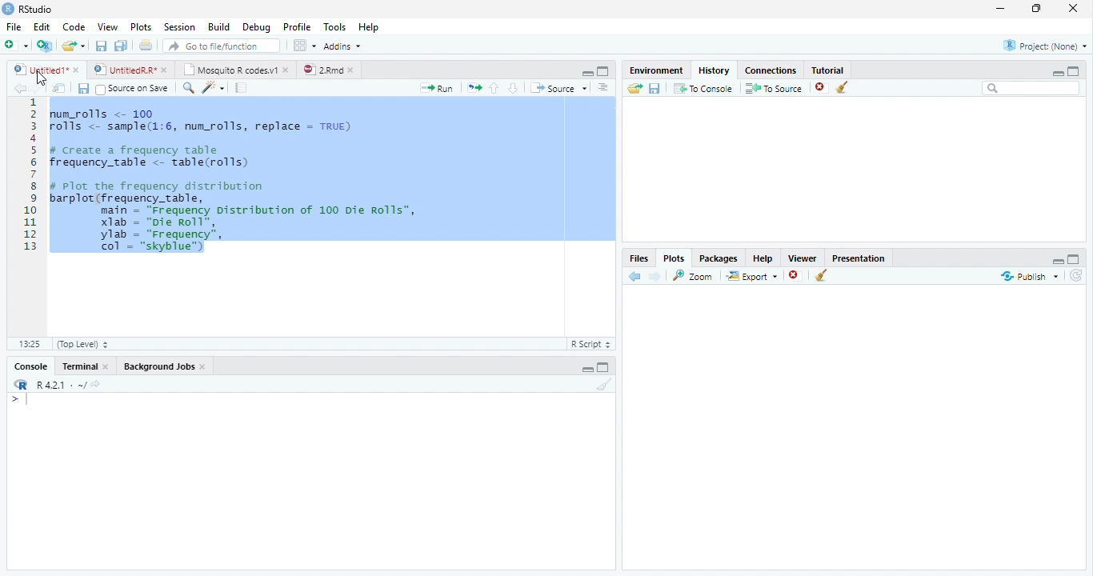 The width and height of the screenshot is (1093, 576). What do you see at coordinates (299, 26) in the screenshot?
I see `Profile` at bounding box center [299, 26].